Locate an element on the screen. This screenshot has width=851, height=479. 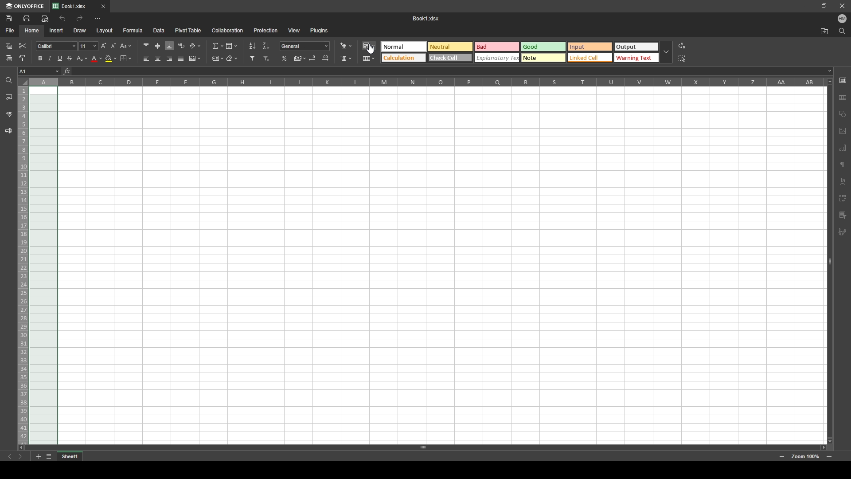
filter is located at coordinates (253, 58).